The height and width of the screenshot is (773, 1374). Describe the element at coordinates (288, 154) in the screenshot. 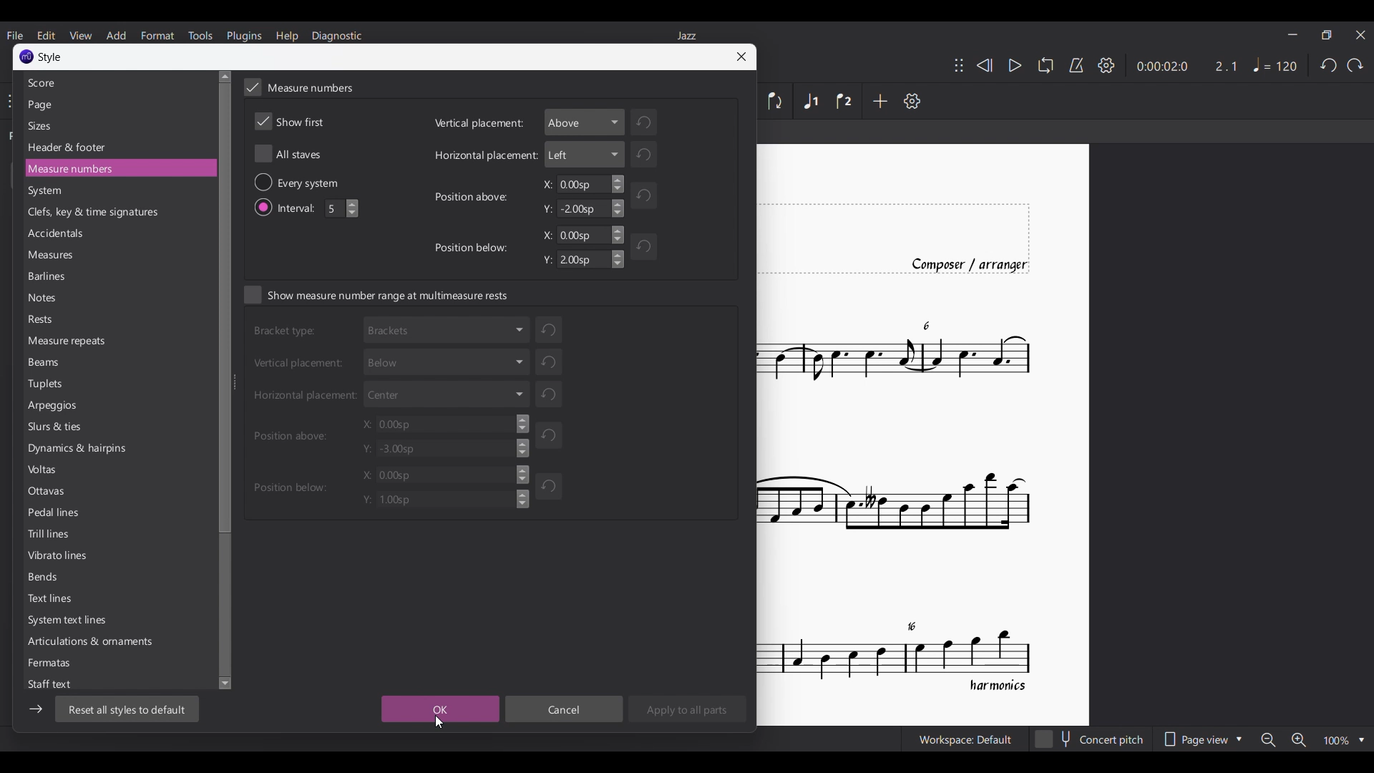

I see `Toggle all staves` at that location.